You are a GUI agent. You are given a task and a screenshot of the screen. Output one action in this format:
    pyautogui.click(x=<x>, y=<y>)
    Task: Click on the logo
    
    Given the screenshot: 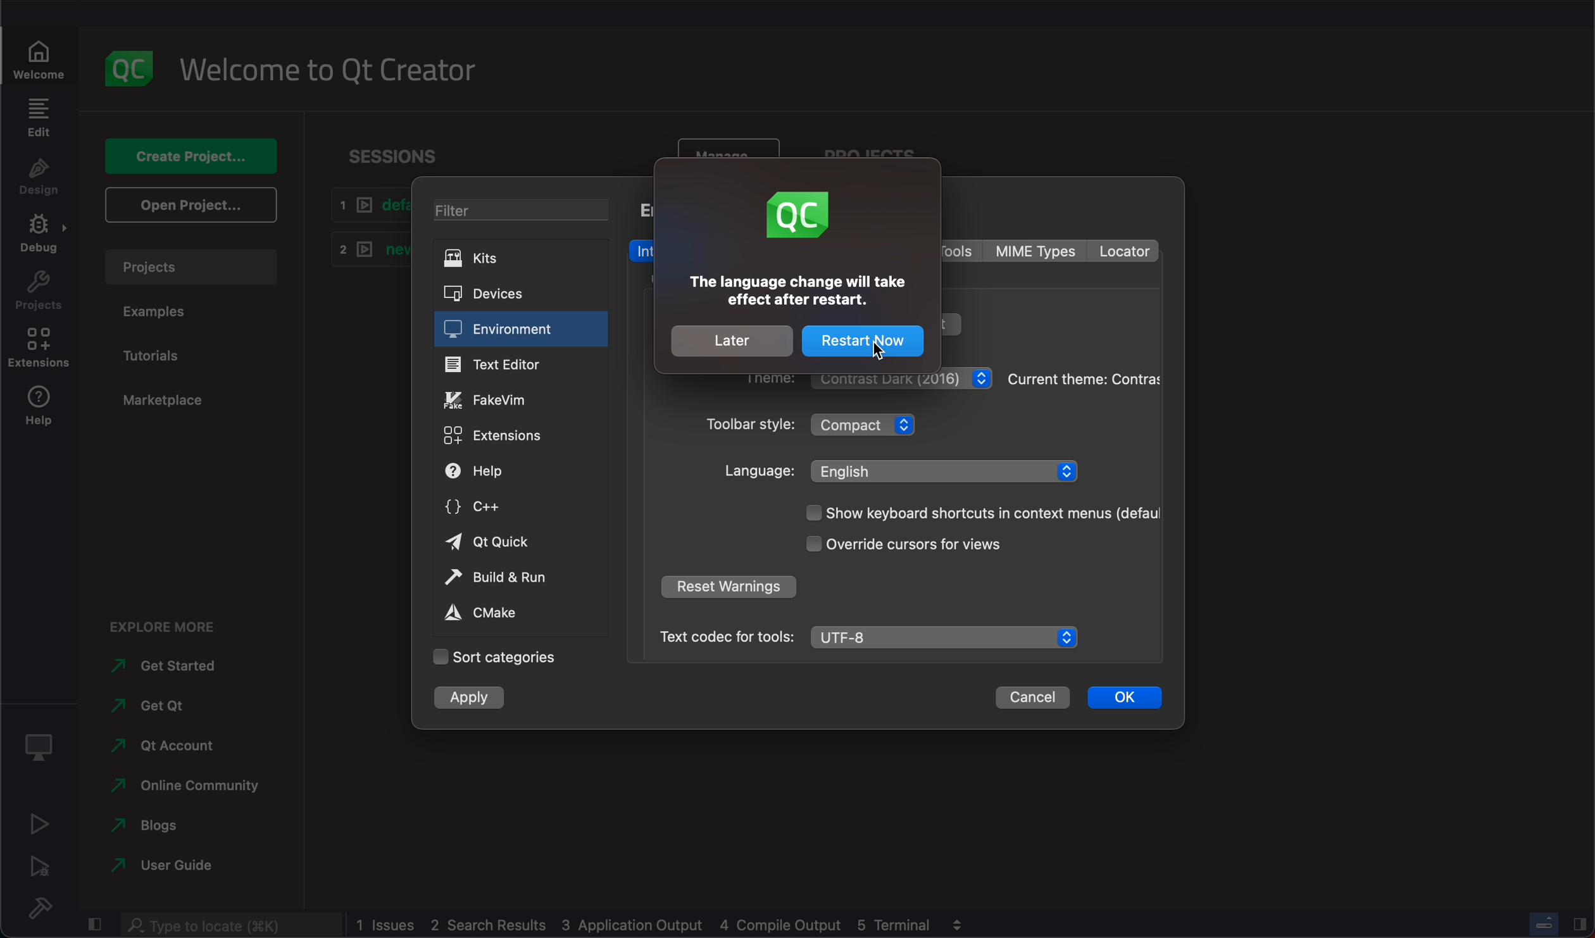 What is the action you would take?
    pyautogui.click(x=126, y=66)
    